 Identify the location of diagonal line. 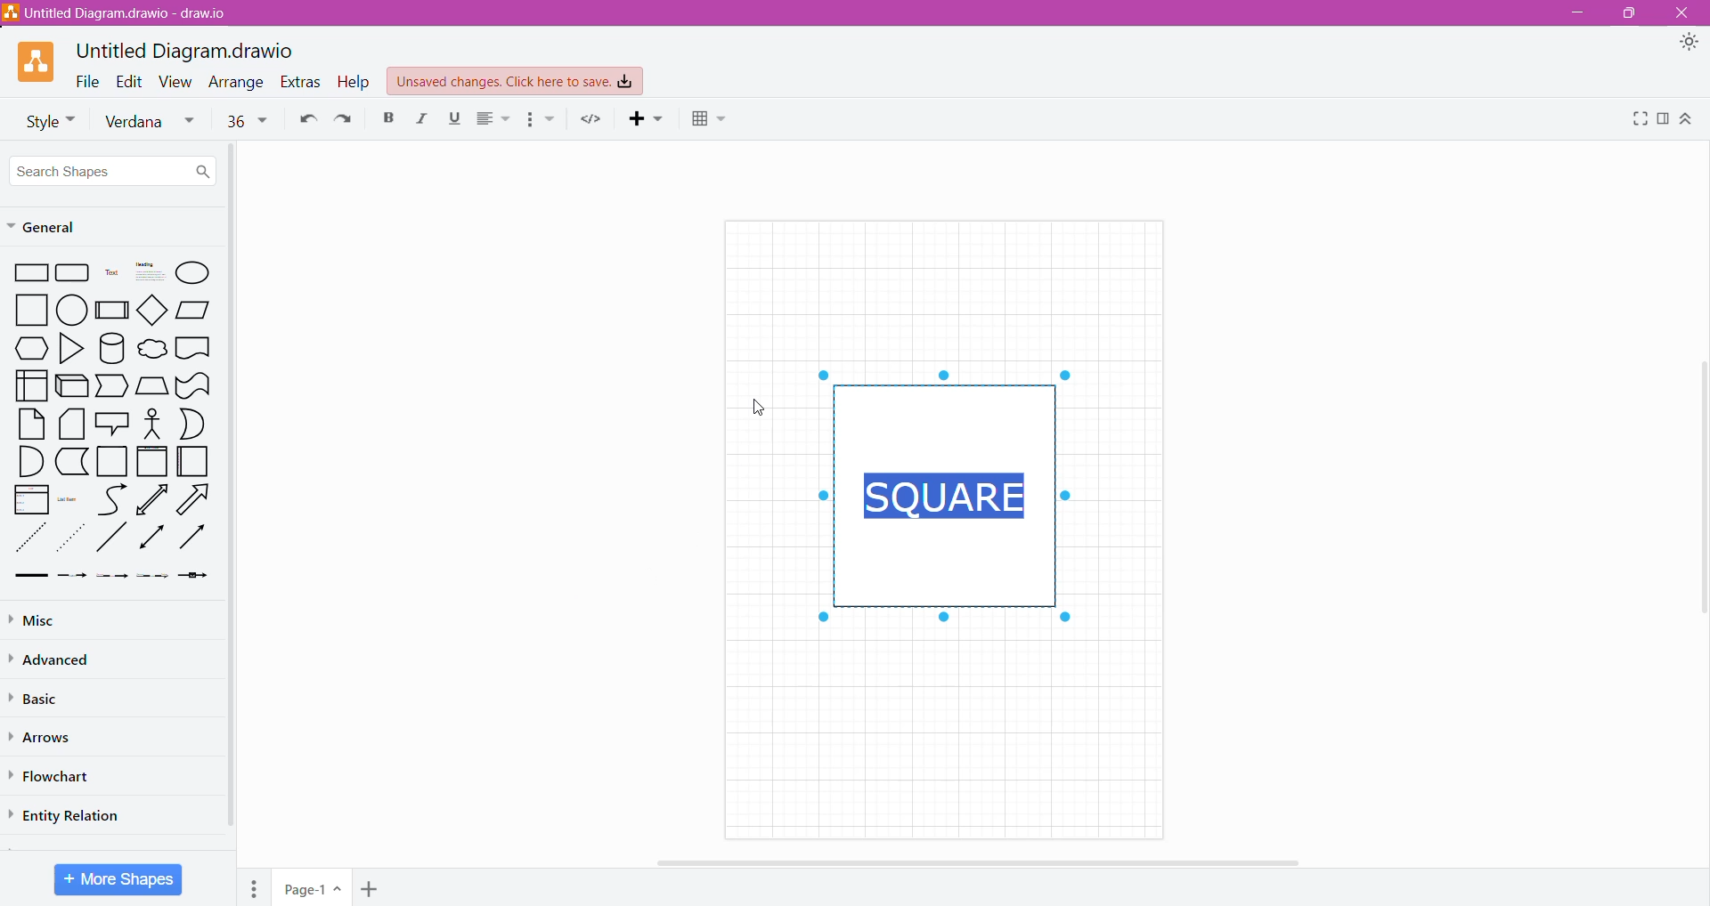
(111, 539).